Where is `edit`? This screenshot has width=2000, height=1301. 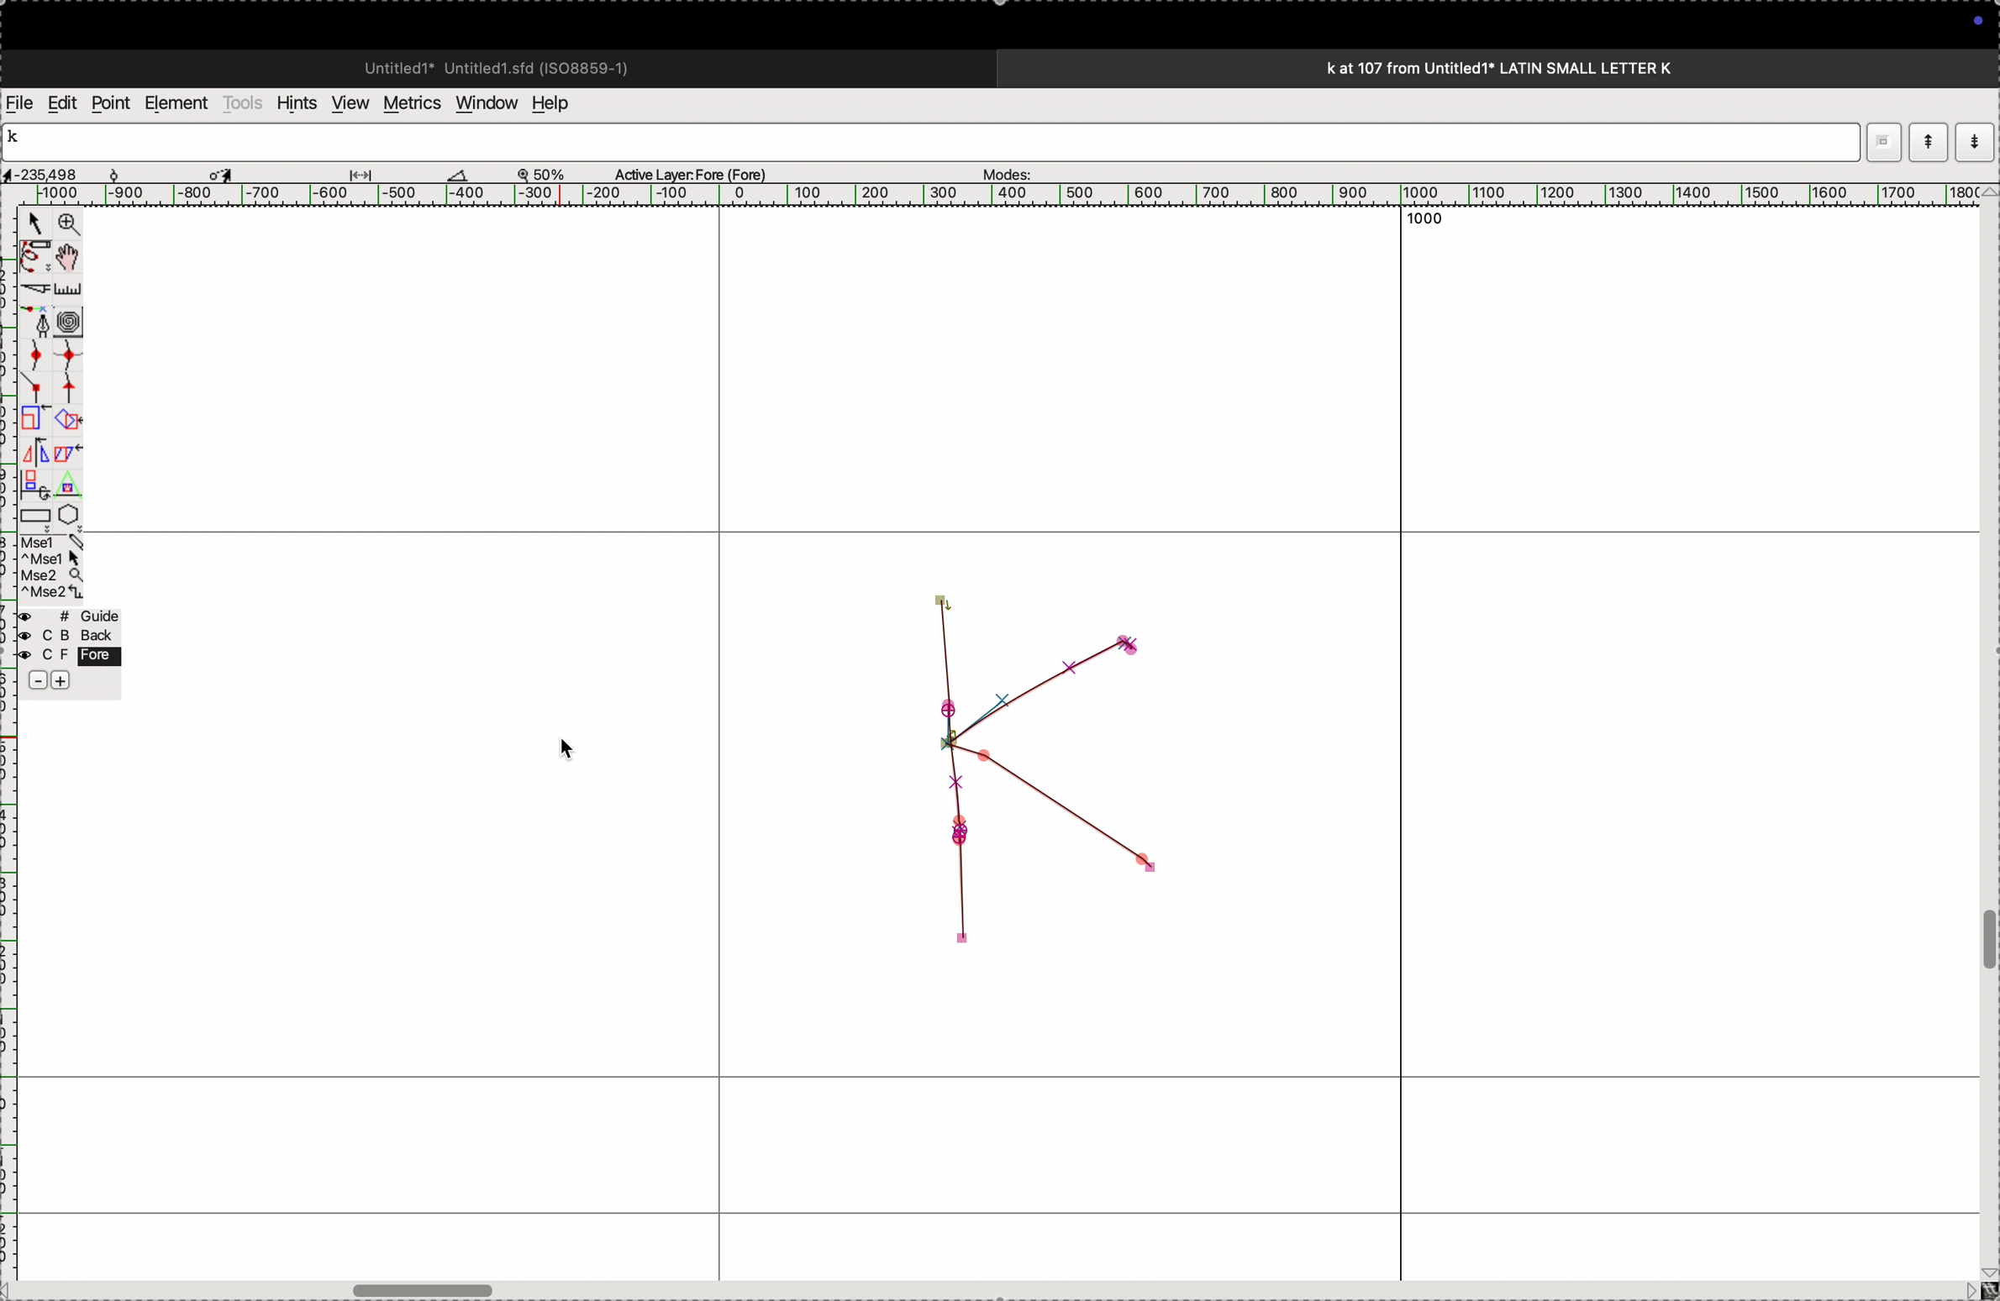 edit is located at coordinates (61, 102).